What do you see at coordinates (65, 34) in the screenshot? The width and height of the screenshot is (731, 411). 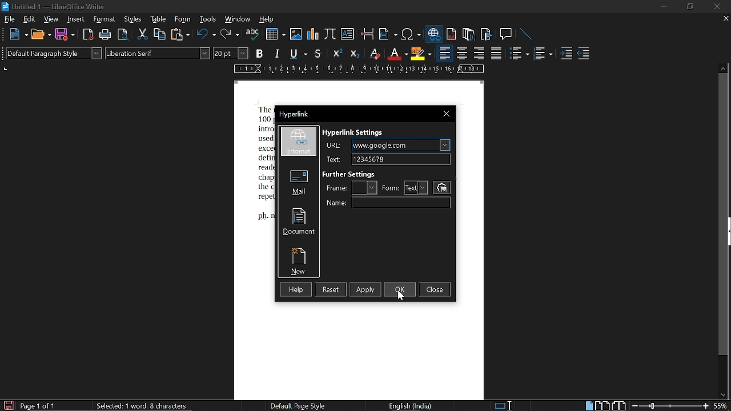 I see `save` at bounding box center [65, 34].